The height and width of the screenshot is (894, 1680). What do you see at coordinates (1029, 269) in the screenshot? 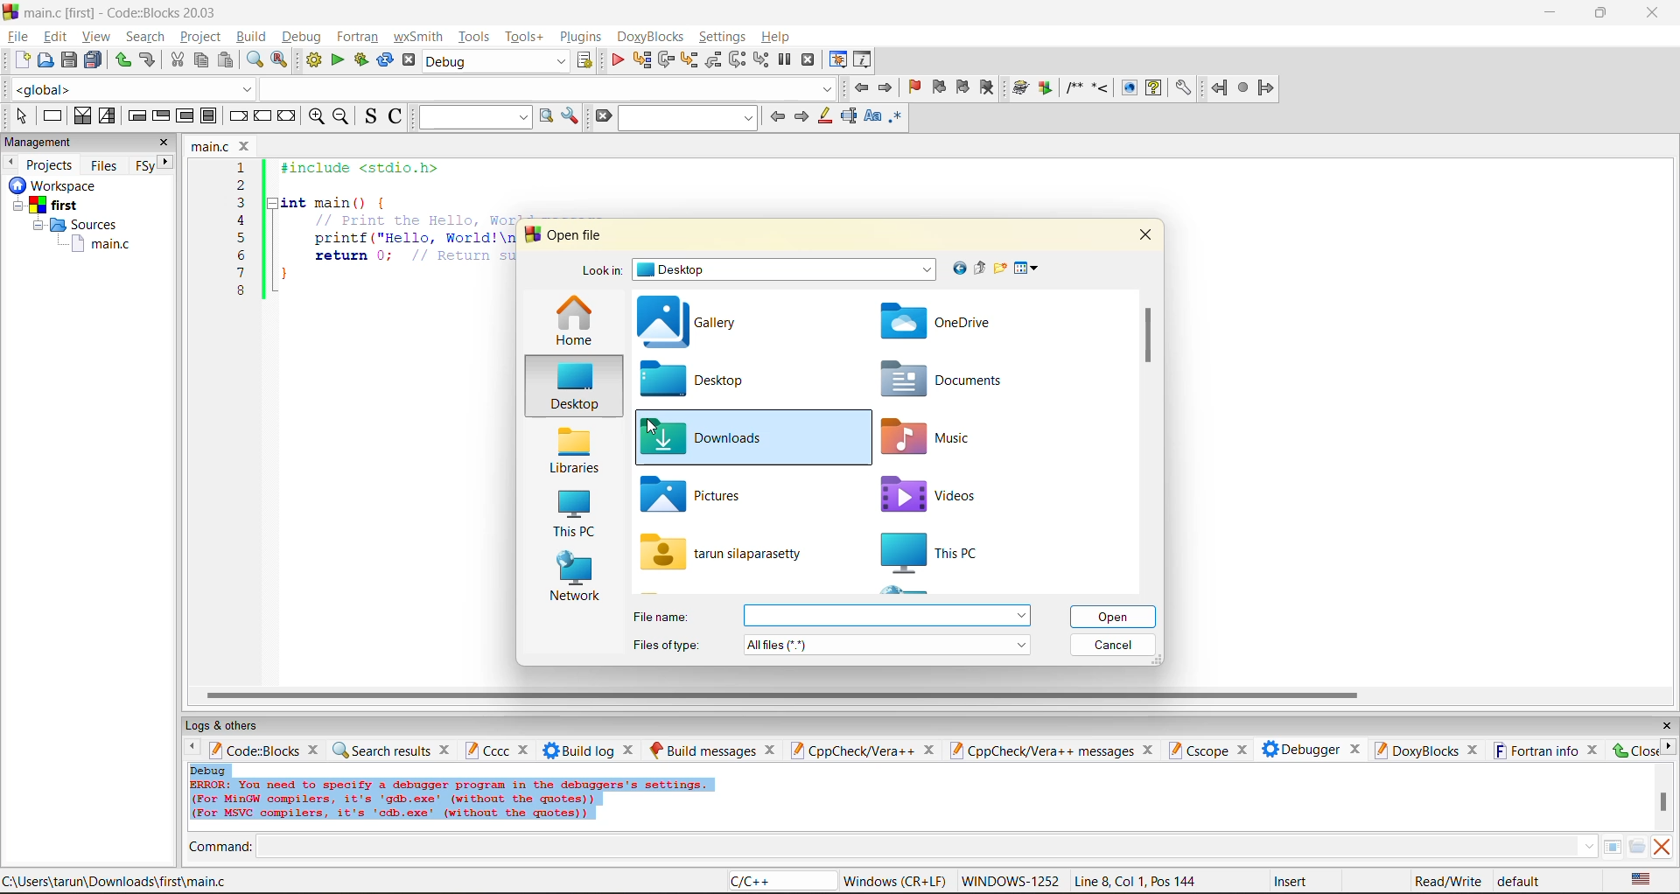
I see `view menu` at bounding box center [1029, 269].